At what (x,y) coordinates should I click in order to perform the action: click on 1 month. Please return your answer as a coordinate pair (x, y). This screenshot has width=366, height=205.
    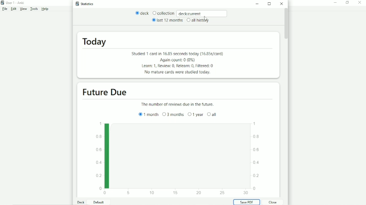
    Looking at the image, I should click on (147, 114).